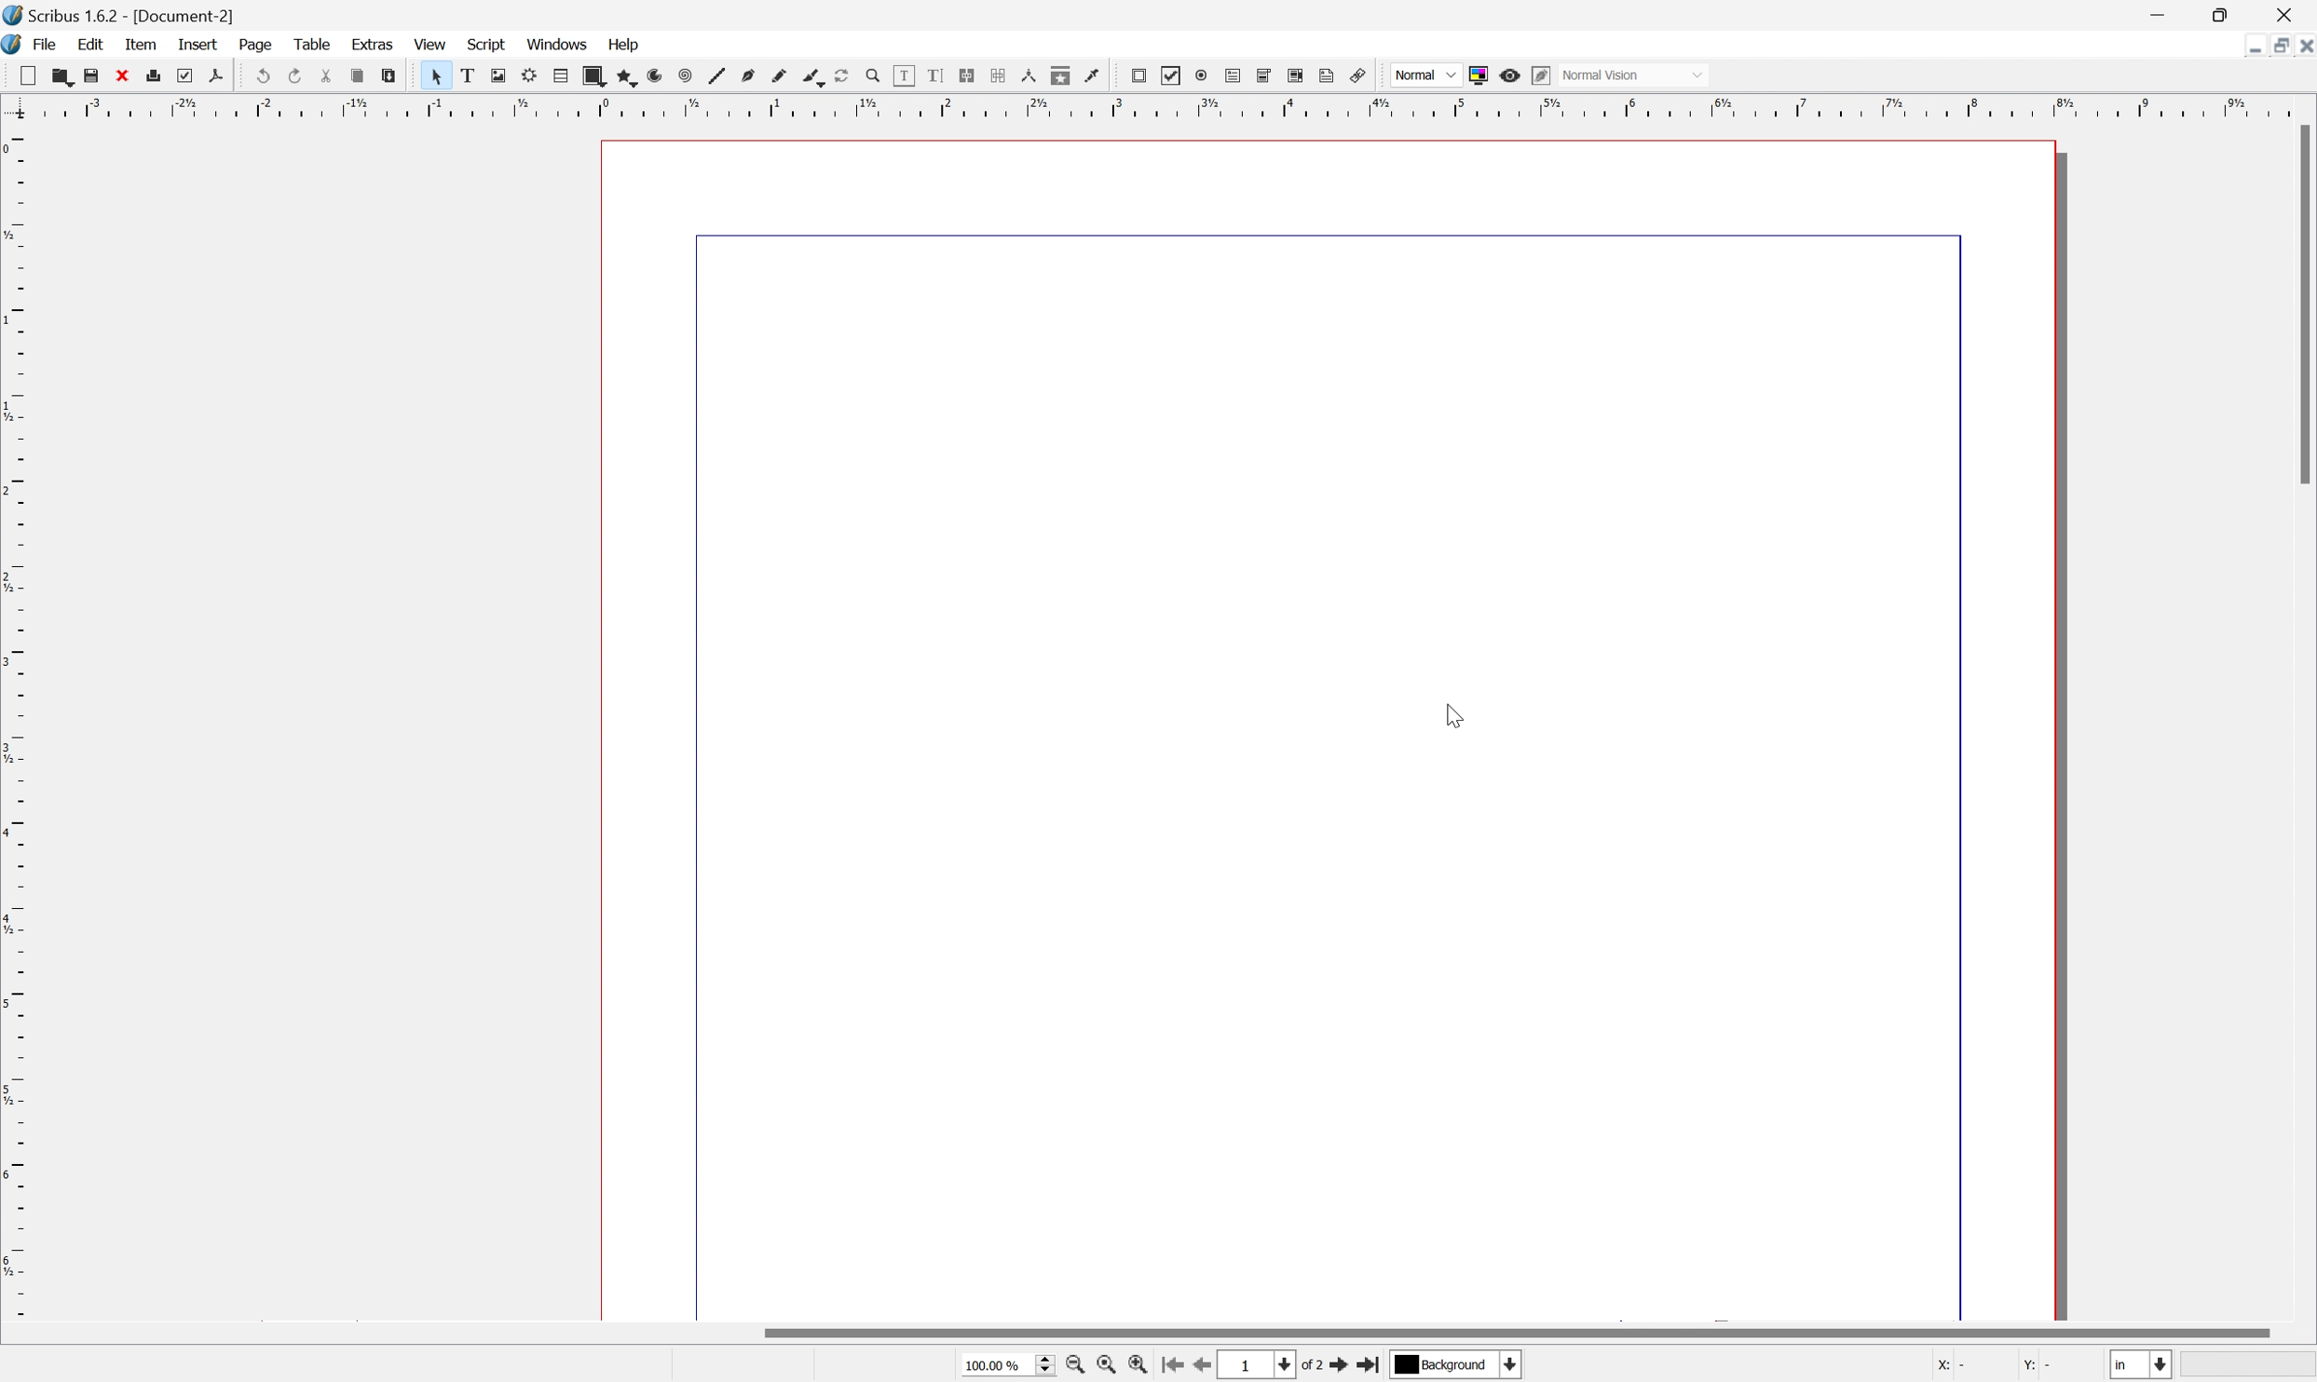 The width and height of the screenshot is (2317, 1382). I want to click on Cut, so click(331, 76).